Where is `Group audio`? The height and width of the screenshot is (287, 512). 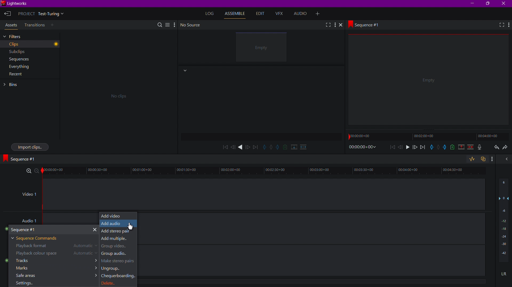
Group audio is located at coordinates (117, 254).